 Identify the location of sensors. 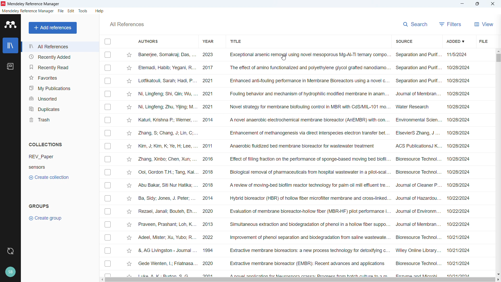
(46, 167).